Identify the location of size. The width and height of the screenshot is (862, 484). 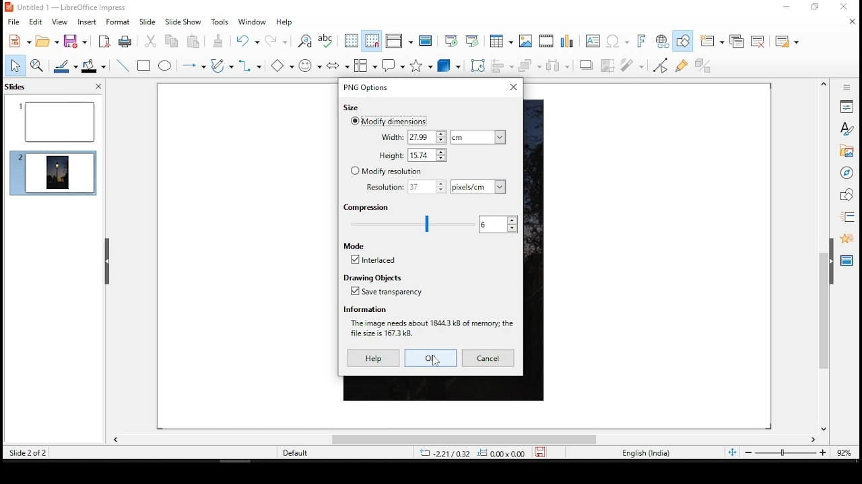
(350, 108).